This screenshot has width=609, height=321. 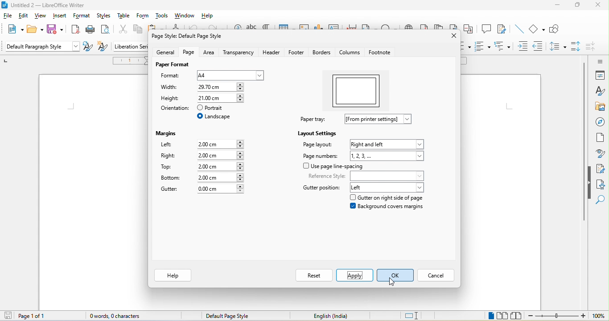 What do you see at coordinates (190, 35) in the screenshot?
I see `page style default` at bounding box center [190, 35].